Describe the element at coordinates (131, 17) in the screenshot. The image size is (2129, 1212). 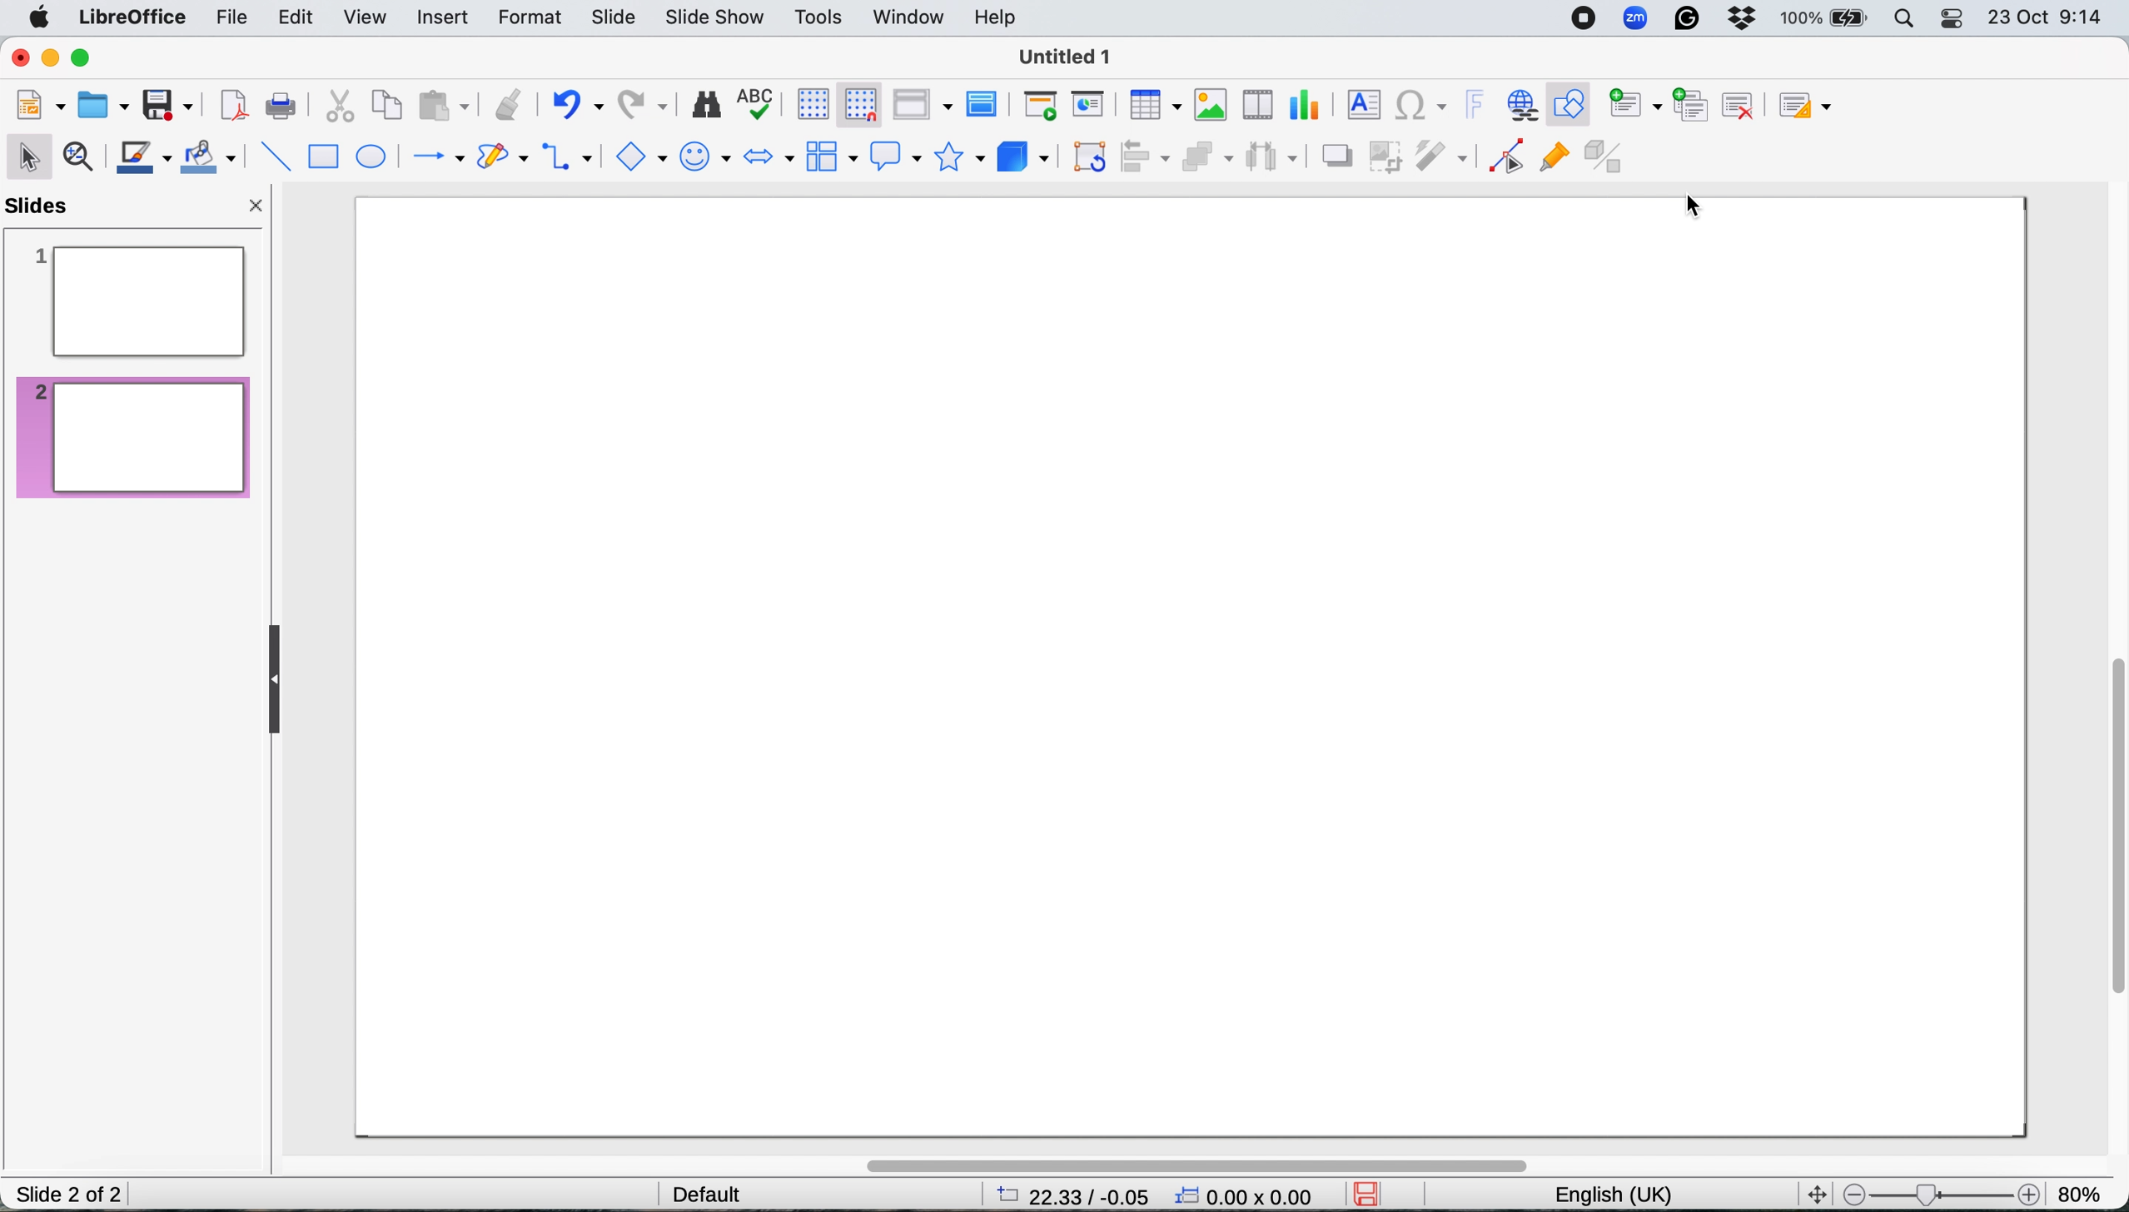
I see `libreoffice` at that location.